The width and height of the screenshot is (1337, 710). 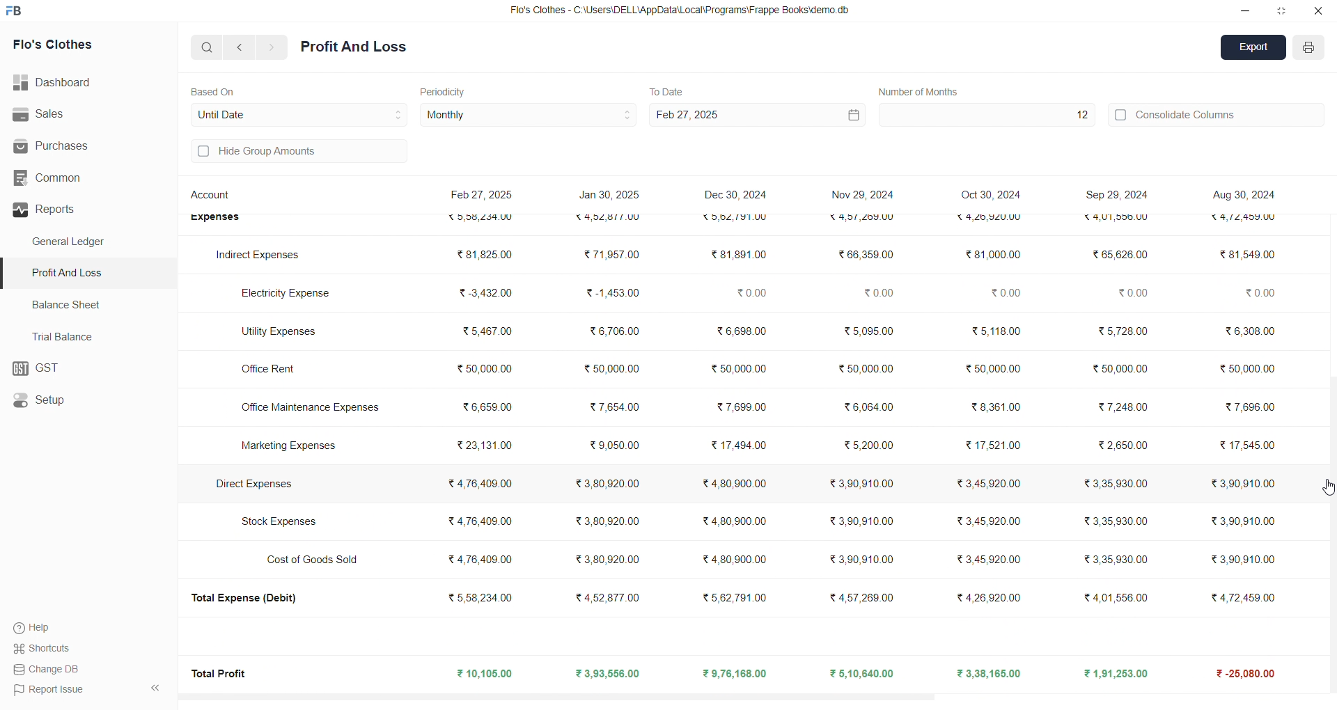 I want to click on Based On, so click(x=216, y=90).